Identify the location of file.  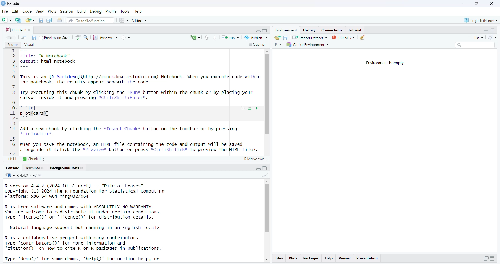
(5, 12).